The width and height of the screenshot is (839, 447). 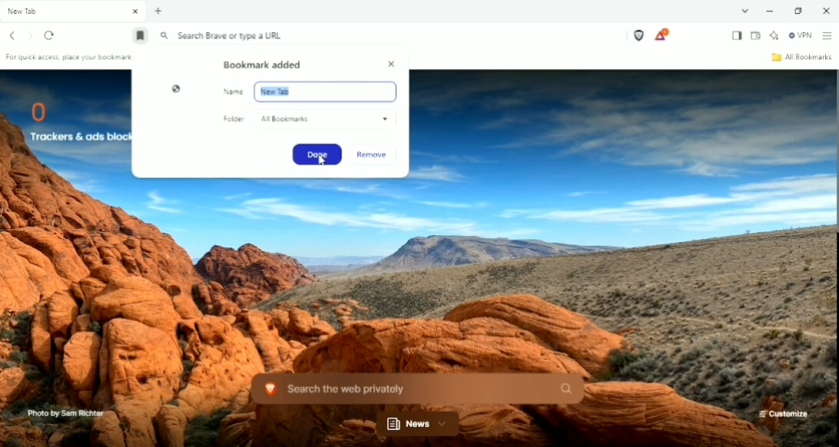 What do you see at coordinates (801, 11) in the screenshot?
I see `Restore down` at bounding box center [801, 11].